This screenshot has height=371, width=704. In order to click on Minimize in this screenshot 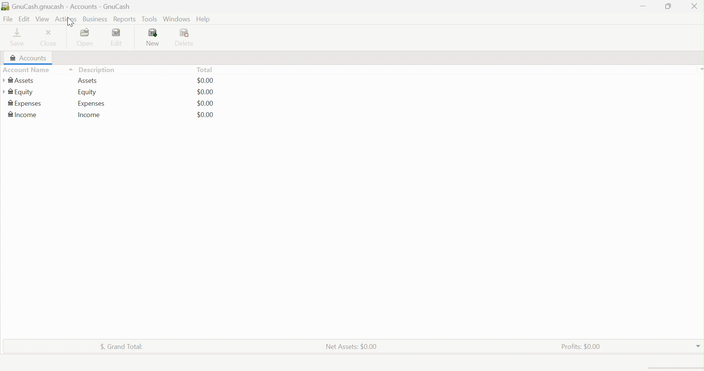, I will do `click(644, 5)`.